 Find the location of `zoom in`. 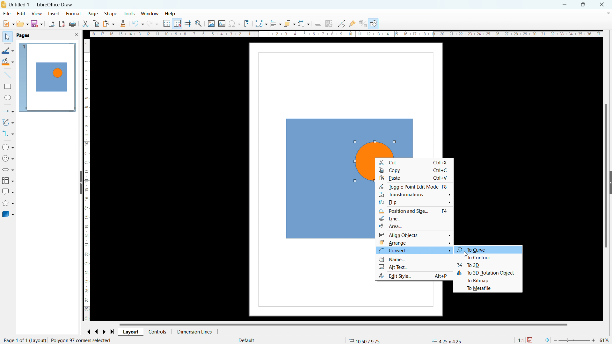

zoom in is located at coordinates (594, 340).